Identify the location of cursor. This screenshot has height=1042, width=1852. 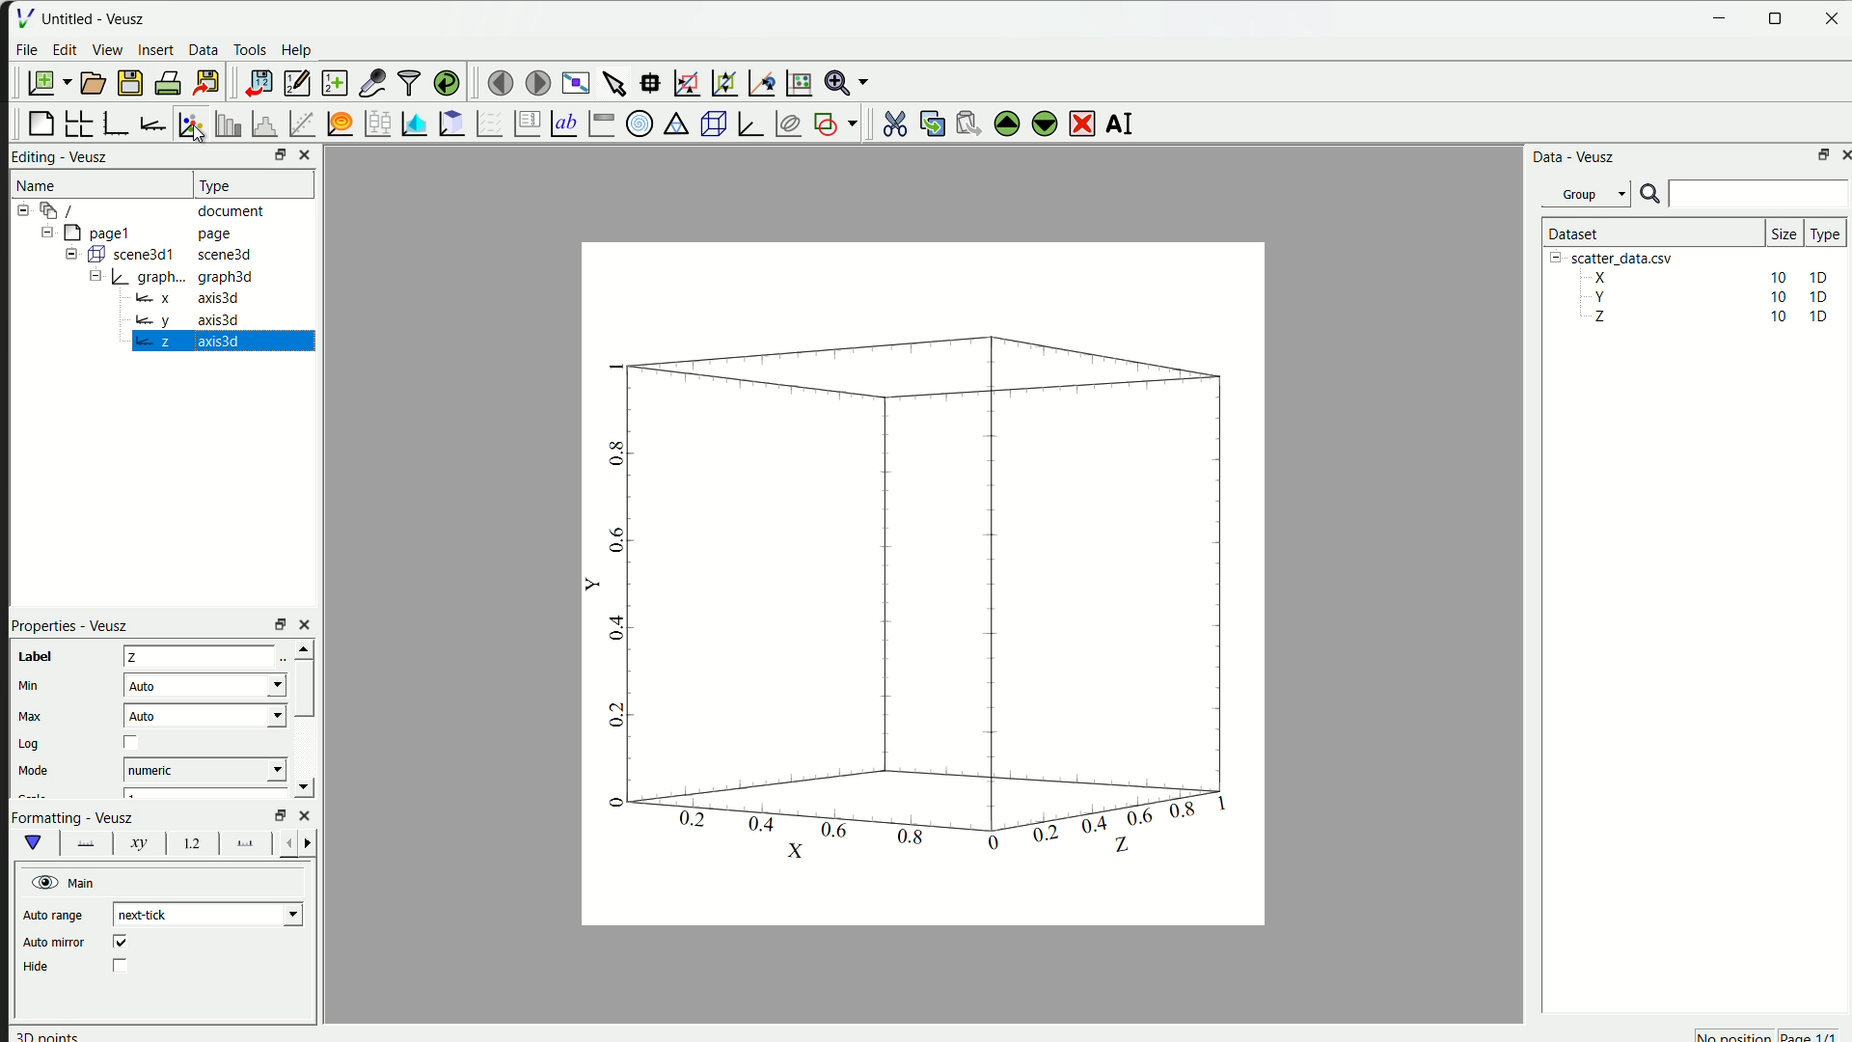
(198, 133).